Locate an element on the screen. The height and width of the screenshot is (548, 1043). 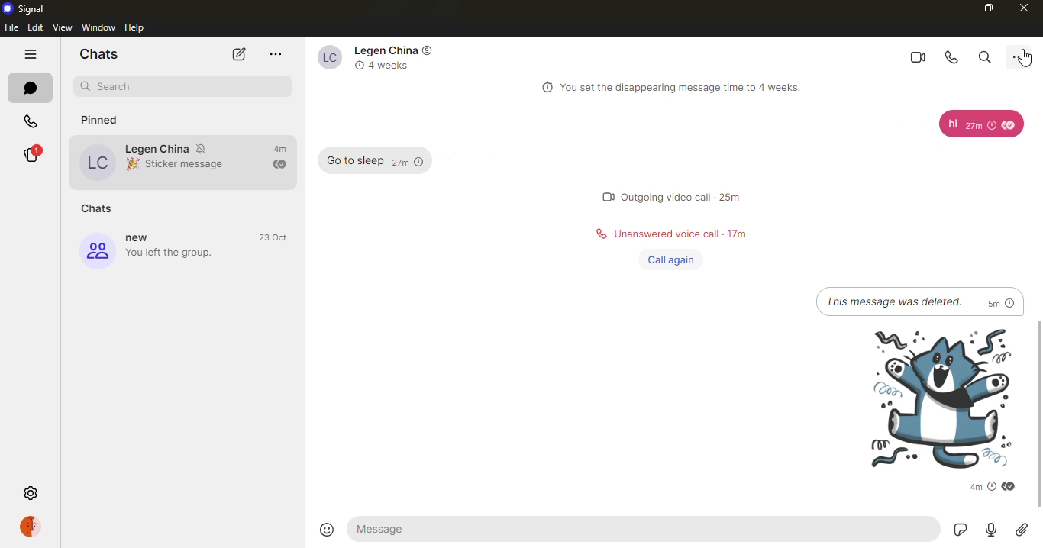
Outgoing video call is located at coordinates (667, 198).